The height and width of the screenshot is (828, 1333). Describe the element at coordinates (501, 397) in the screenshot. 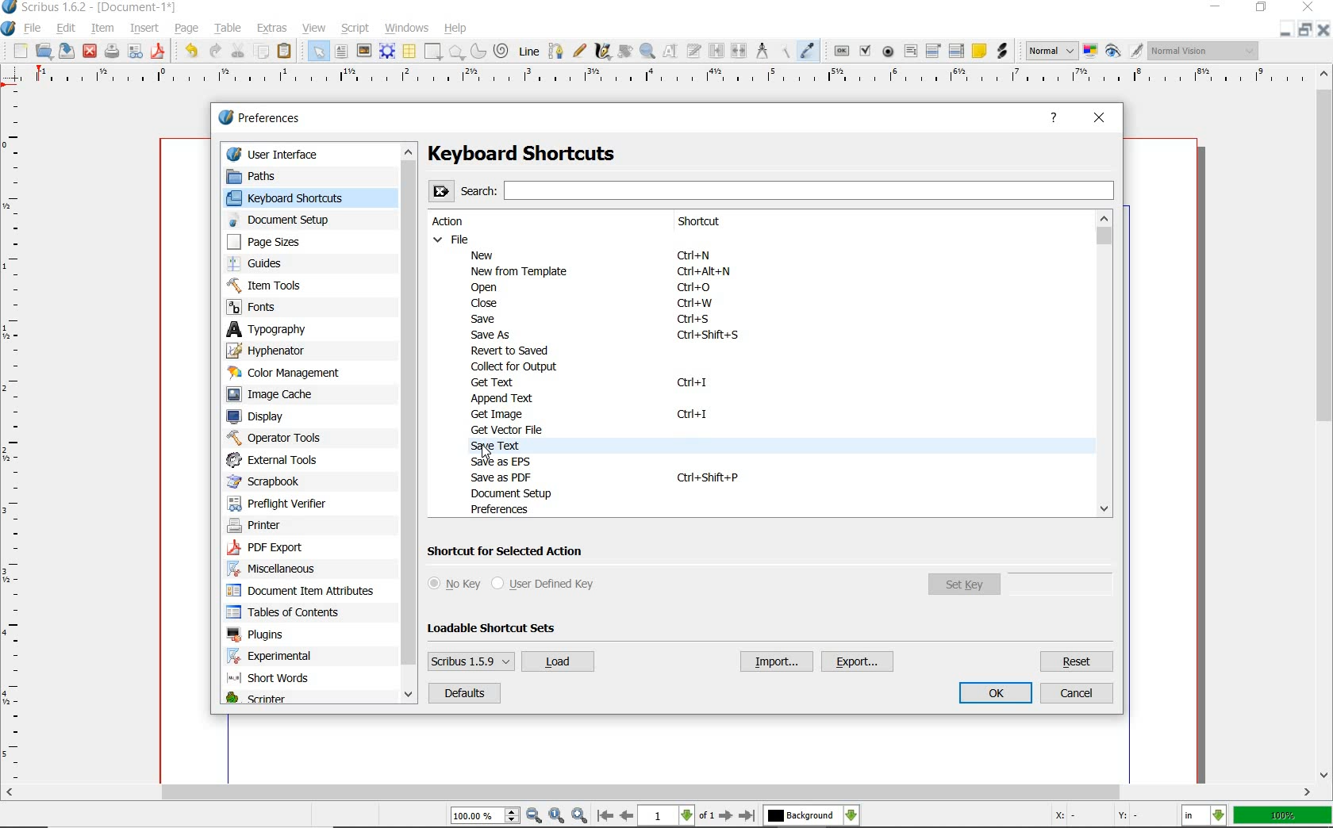

I see `append text` at that location.